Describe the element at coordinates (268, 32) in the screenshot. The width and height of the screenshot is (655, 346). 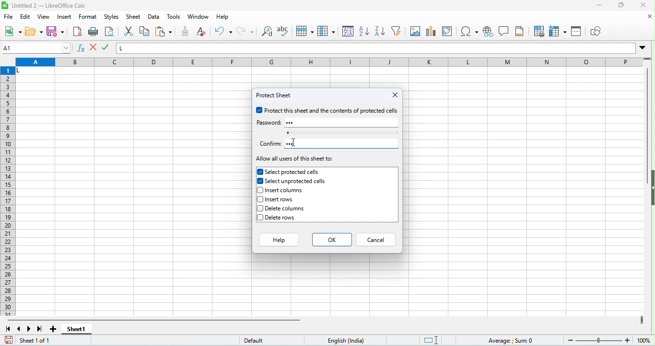
I see `find and replace` at that location.